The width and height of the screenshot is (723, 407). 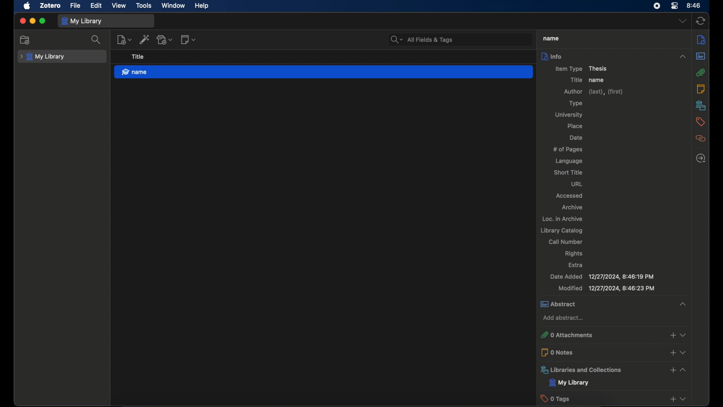 What do you see at coordinates (601, 352) in the screenshot?
I see `0 notes` at bounding box center [601, 352].